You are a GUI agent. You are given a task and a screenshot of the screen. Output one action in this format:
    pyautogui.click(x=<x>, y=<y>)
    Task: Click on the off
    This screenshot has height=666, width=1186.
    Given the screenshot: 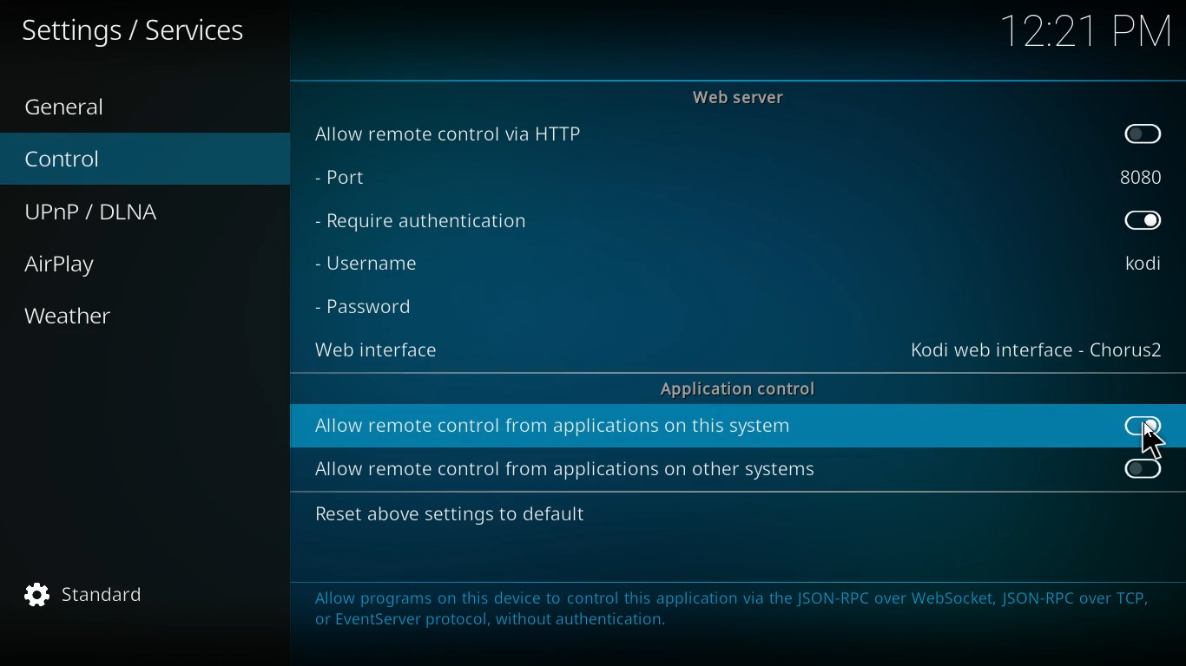 What is the action you would take?
    pyautogui.click(x=1143, y=471)
    